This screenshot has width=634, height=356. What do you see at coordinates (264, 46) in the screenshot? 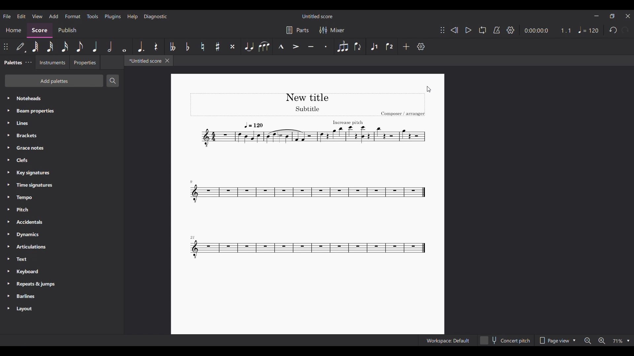
I see `Slur` at bounding box center [264, 46].